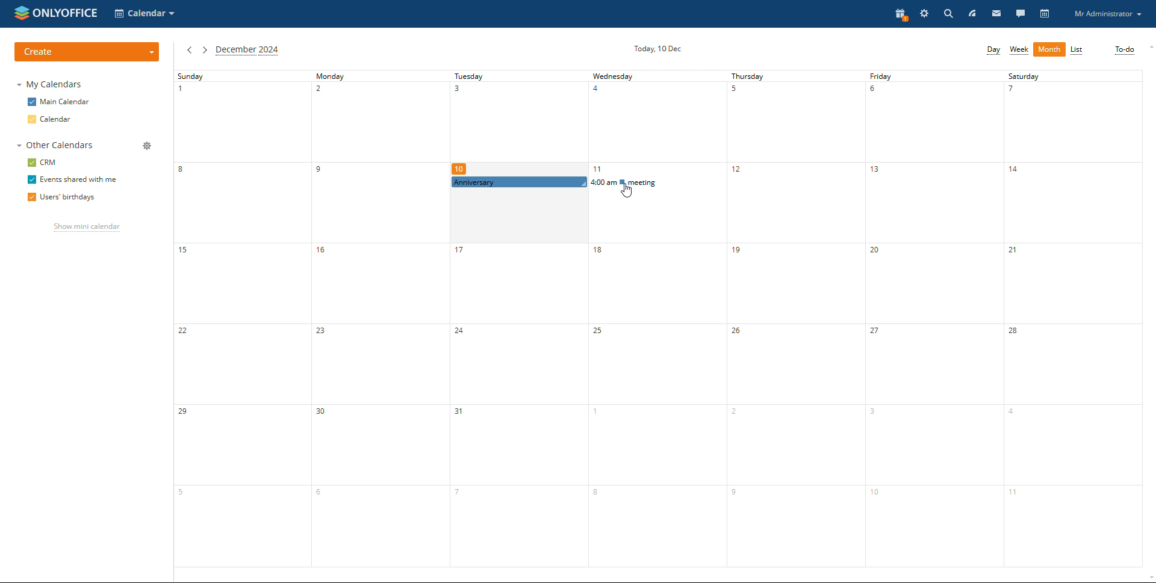  Describe the element at coordinates (794, 319) in the screenshot. I see `thursday` at that location.